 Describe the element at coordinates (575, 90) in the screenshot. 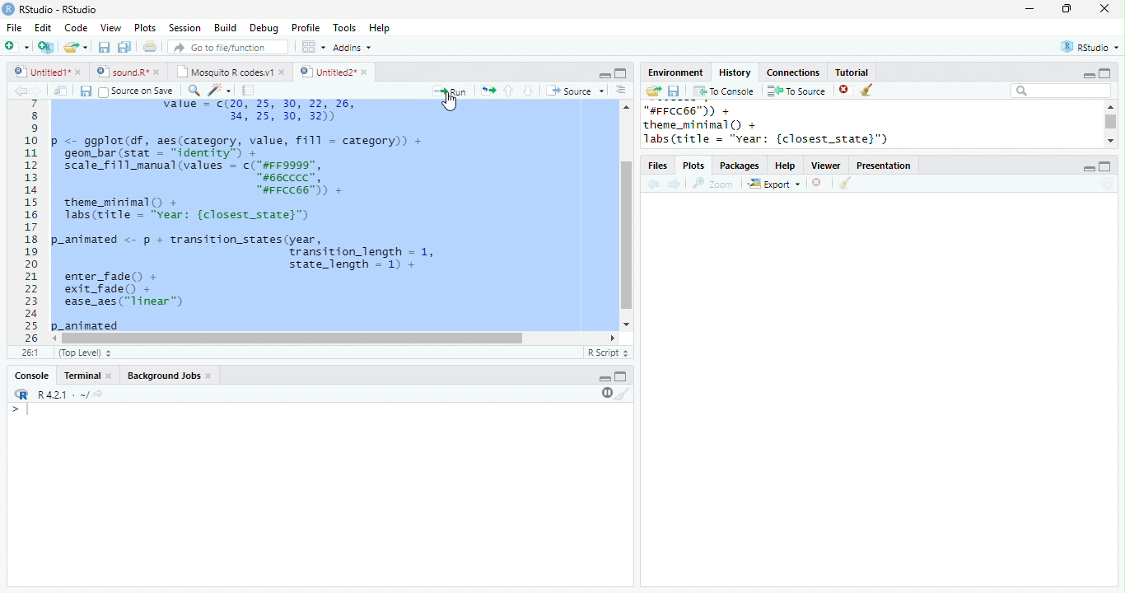

I see `Source` at that location.